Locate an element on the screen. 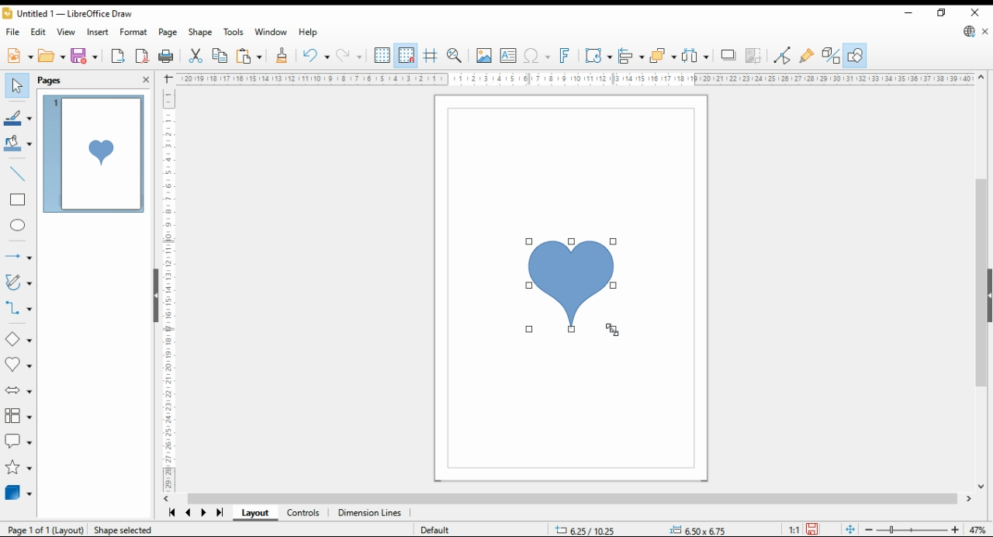 The image size is (993, 537). previous page is located at coordinates (189, 514).